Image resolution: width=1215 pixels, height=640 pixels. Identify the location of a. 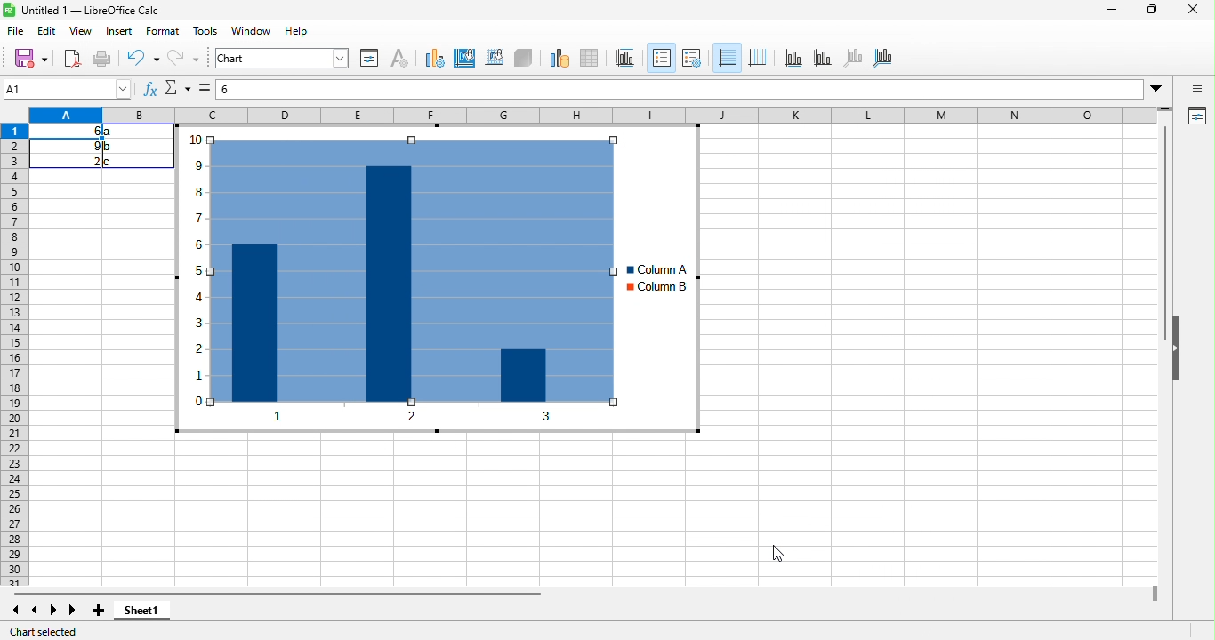
(110, 132).